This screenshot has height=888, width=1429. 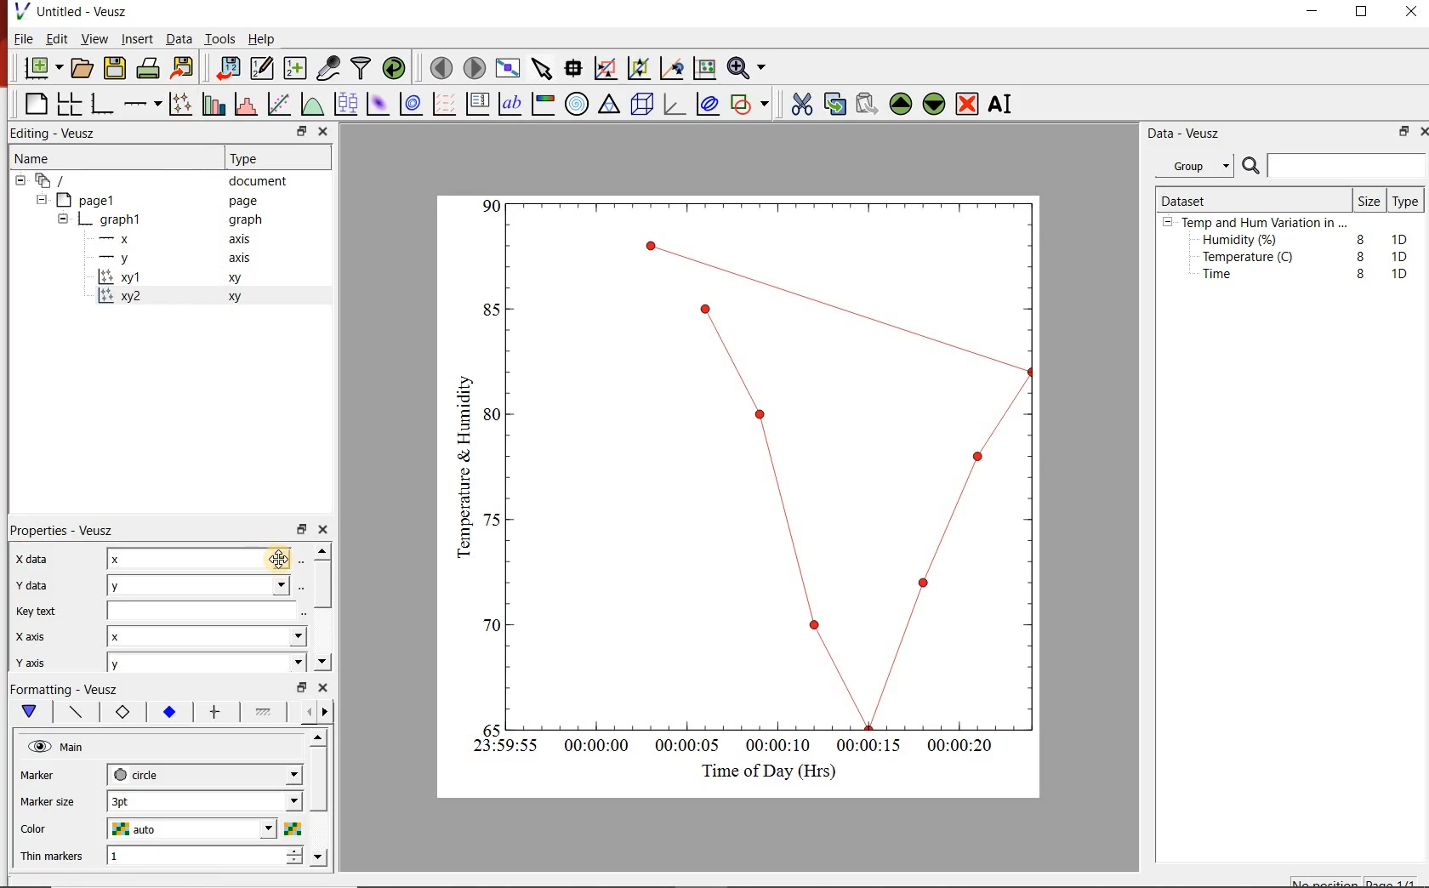 What do you see at coordinates (214, 101) in the screenshot?
I see `plot bar charts` at bounding box center [214, 101].